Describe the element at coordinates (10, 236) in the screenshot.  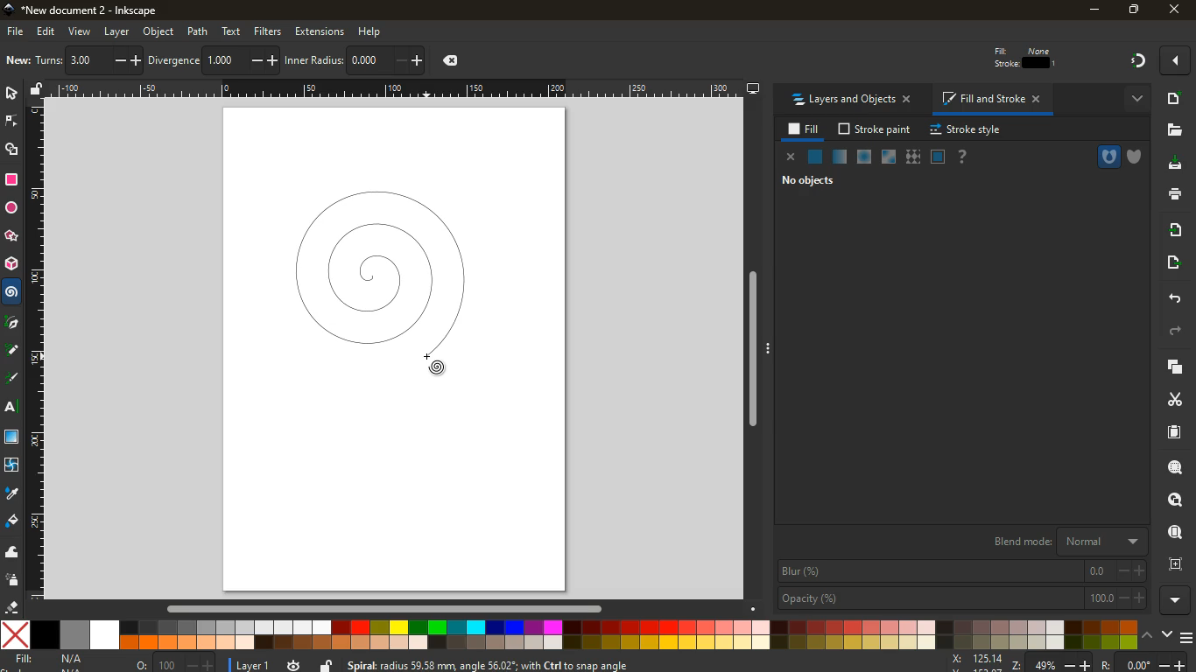
I see `star` at that location.